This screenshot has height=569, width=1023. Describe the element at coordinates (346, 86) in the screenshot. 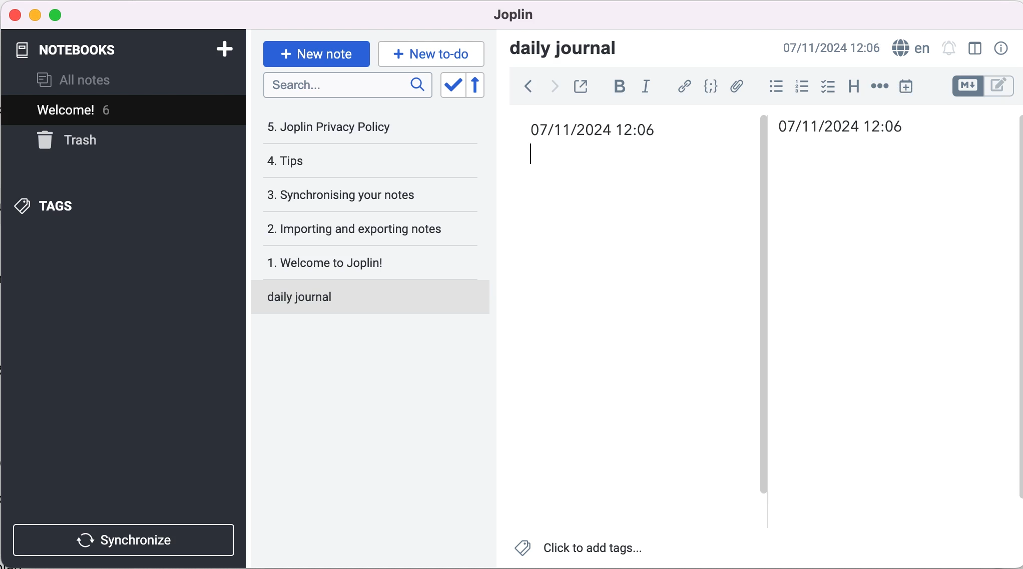

I see `search` at that location.